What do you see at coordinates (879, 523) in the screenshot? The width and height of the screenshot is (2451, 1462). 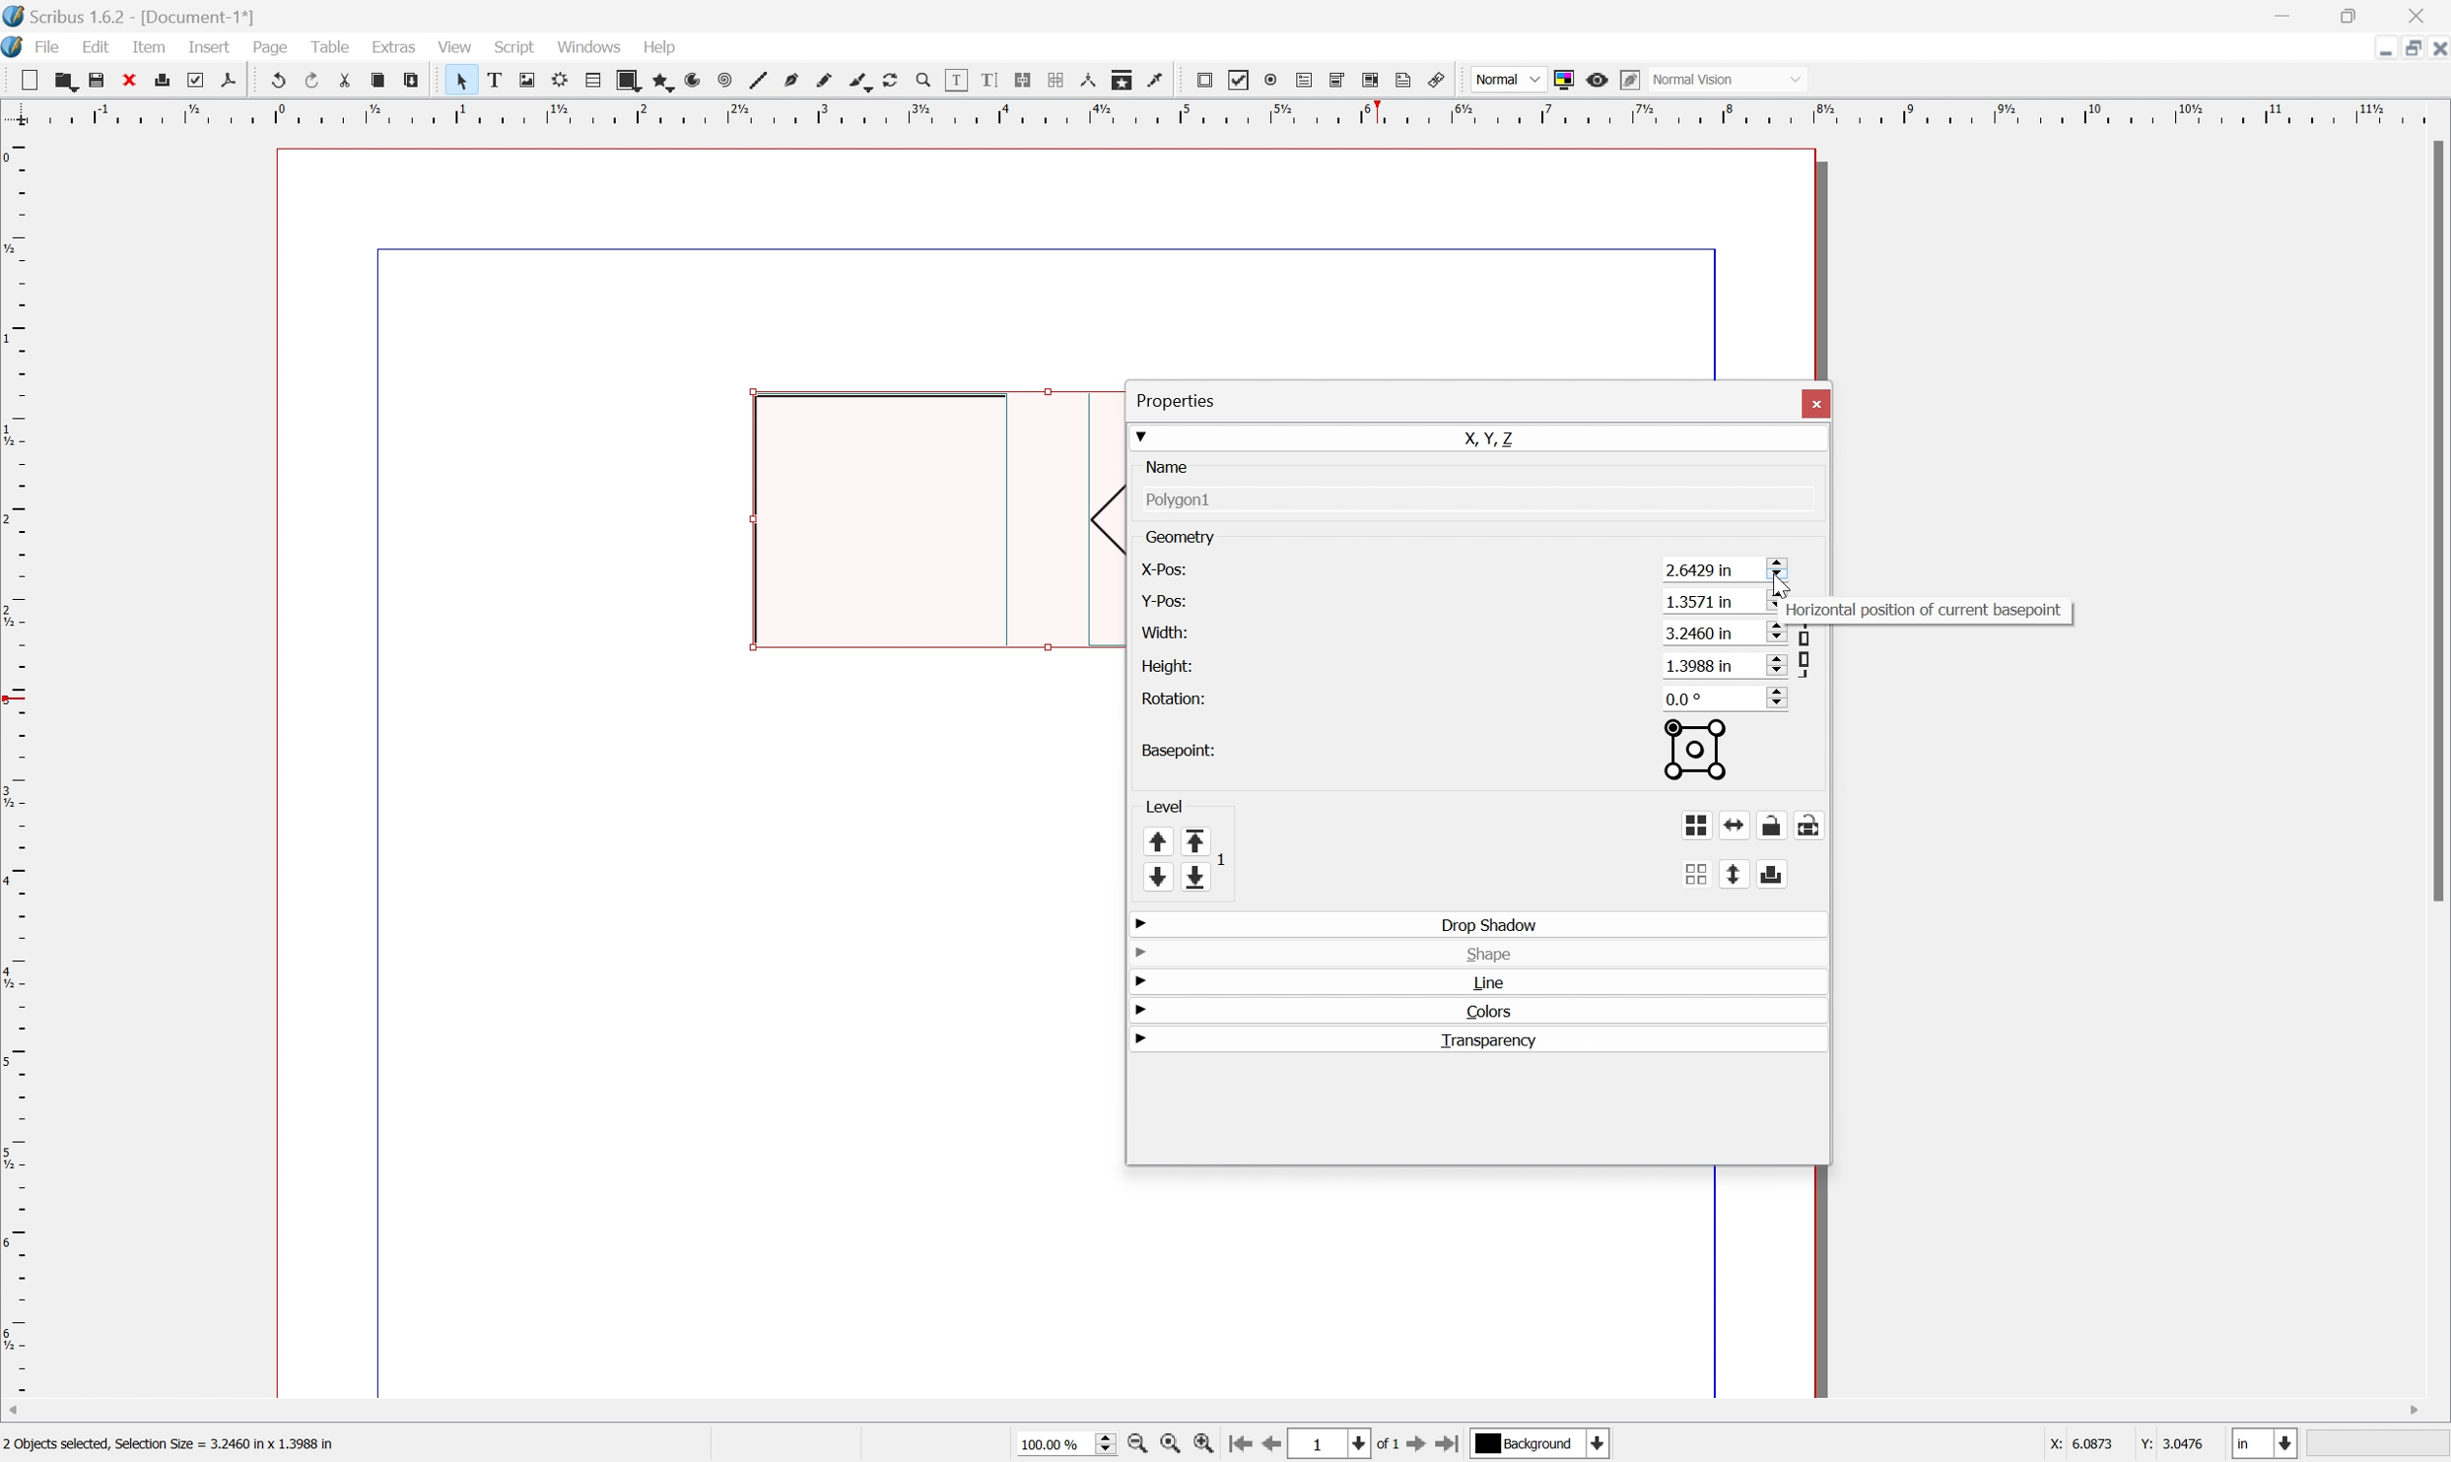 I see `Rectangle` at bounding box center [879, 523].